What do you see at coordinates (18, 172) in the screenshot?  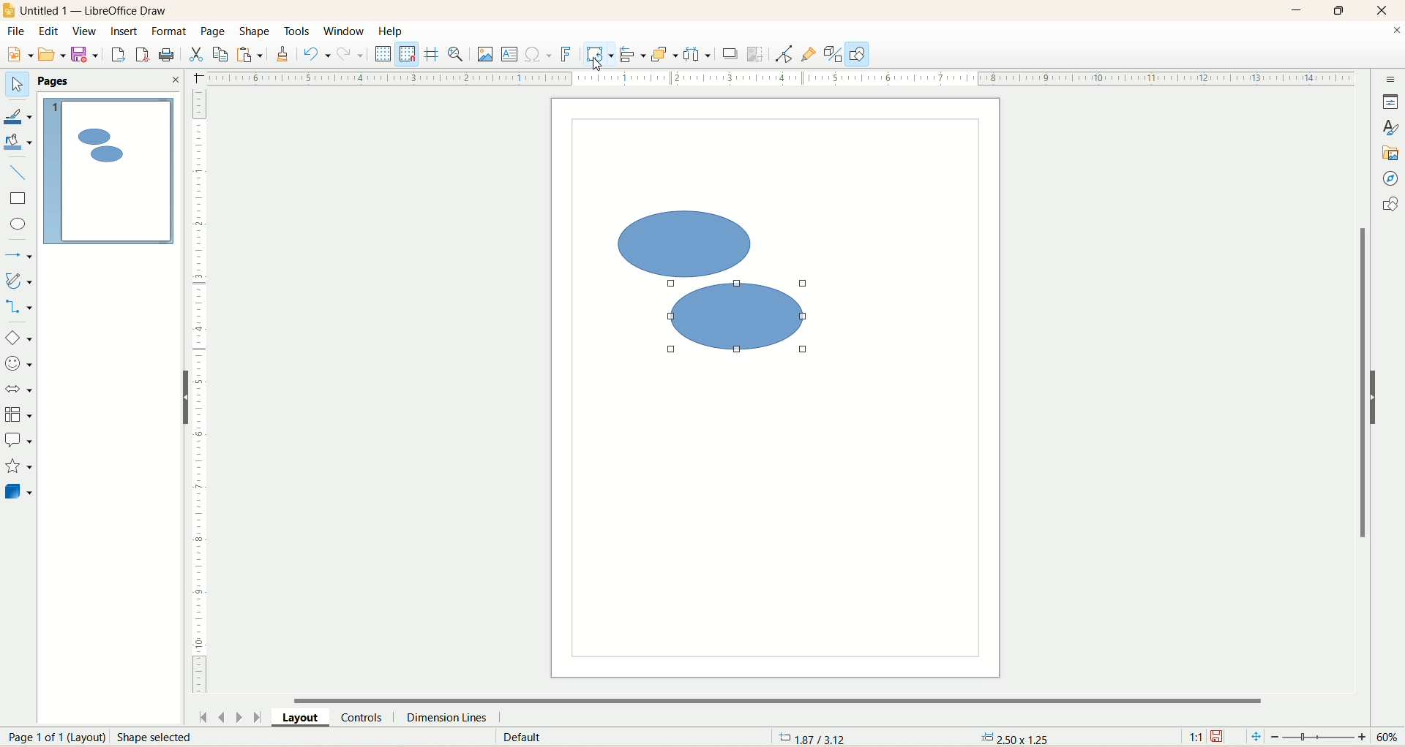 I see `insert line` at bounding box center [18, 172].